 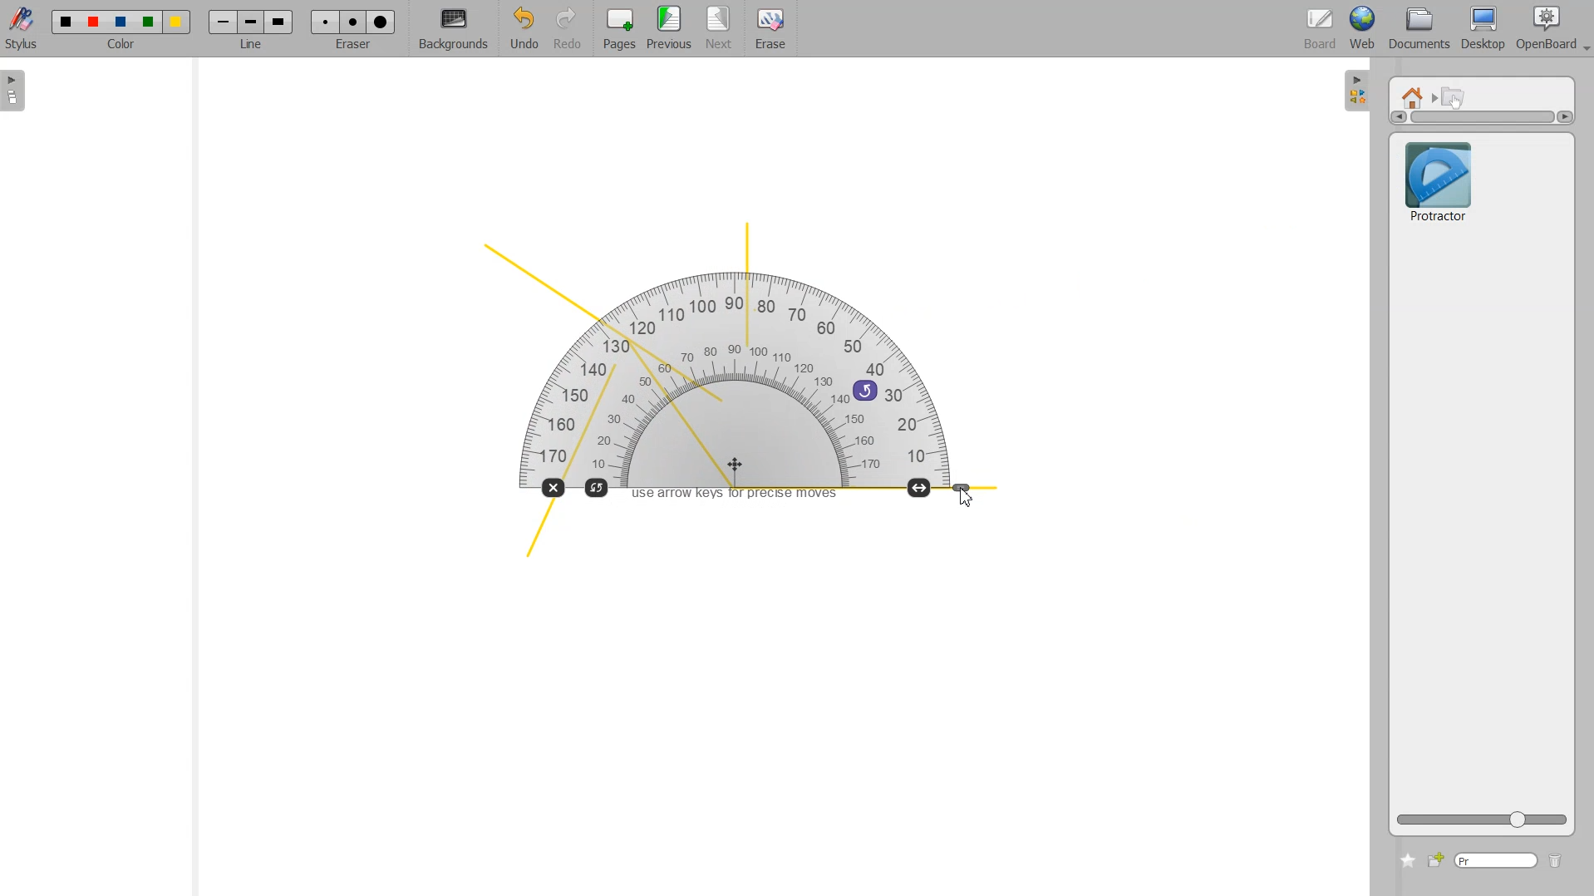 What do you see at coordinates (251, 22) in the screenshot?
I see `Line` at bounding box center [251, 22].